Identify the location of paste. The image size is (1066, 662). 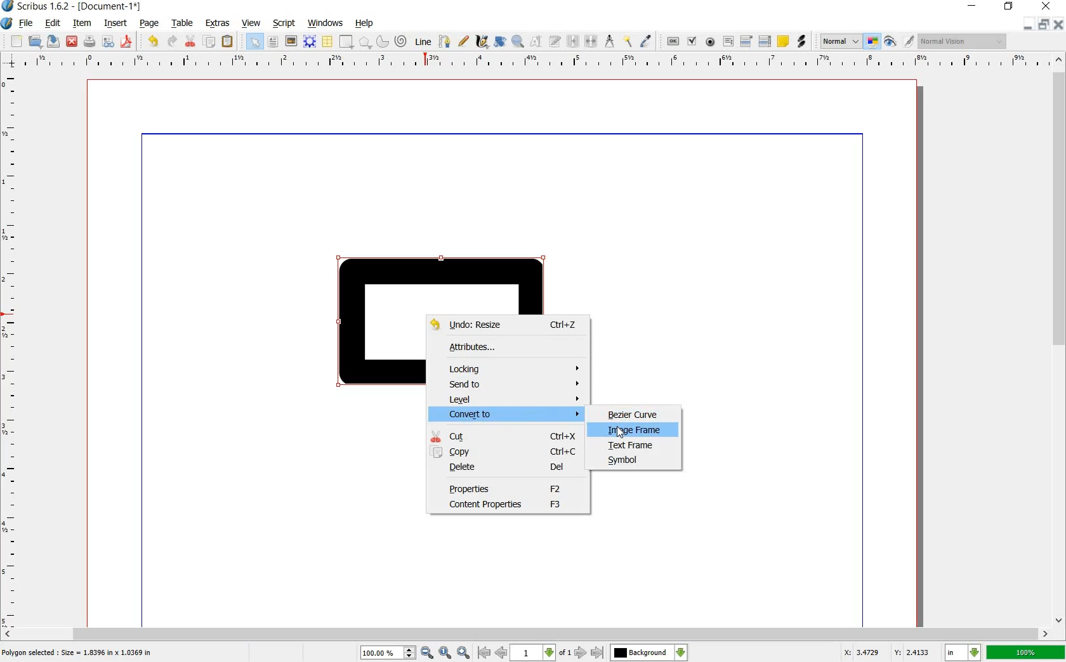
(228, 42).